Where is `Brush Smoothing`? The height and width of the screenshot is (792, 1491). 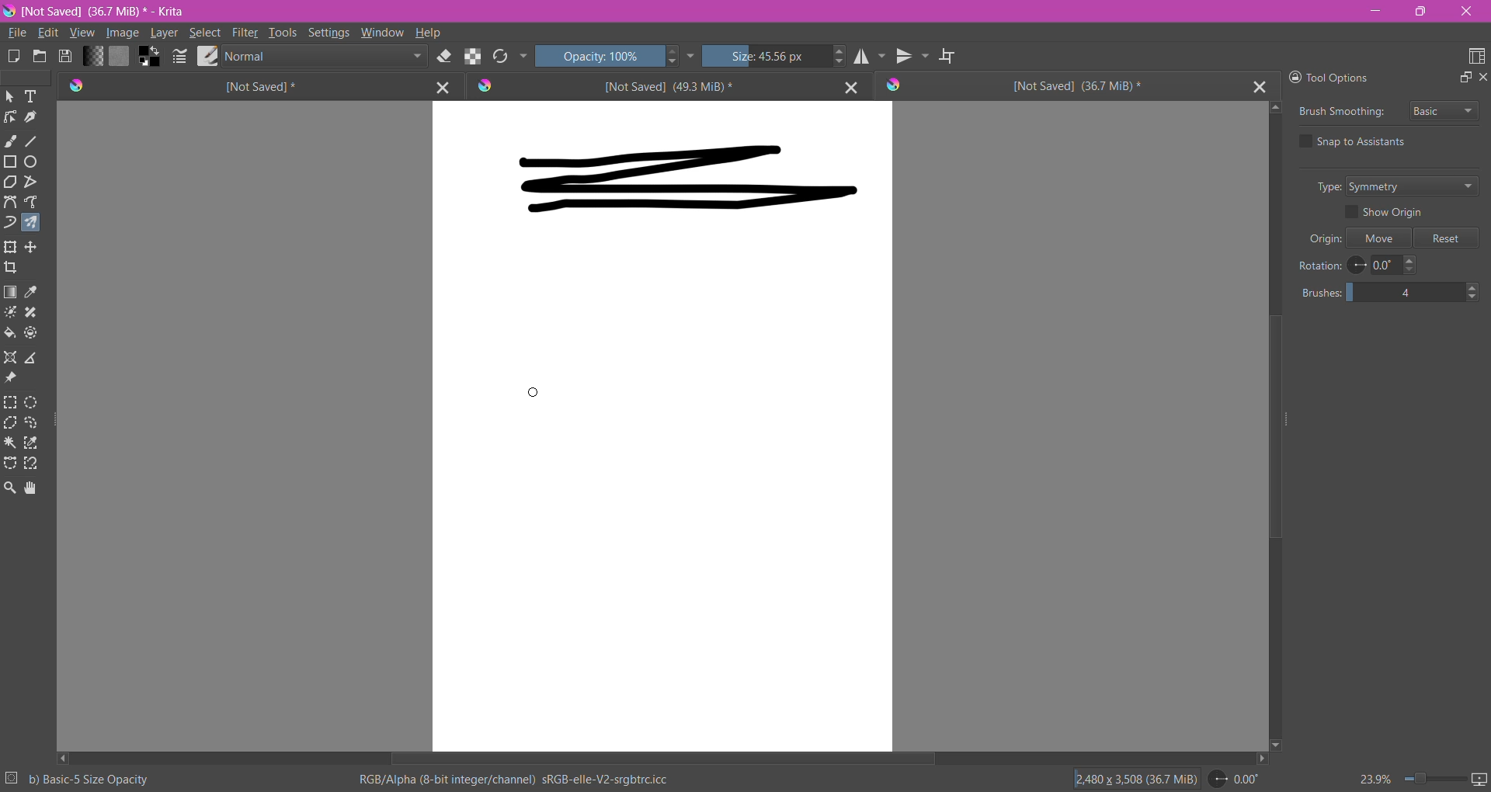 Brush Smoothing is located at coordinates (1340, 113).